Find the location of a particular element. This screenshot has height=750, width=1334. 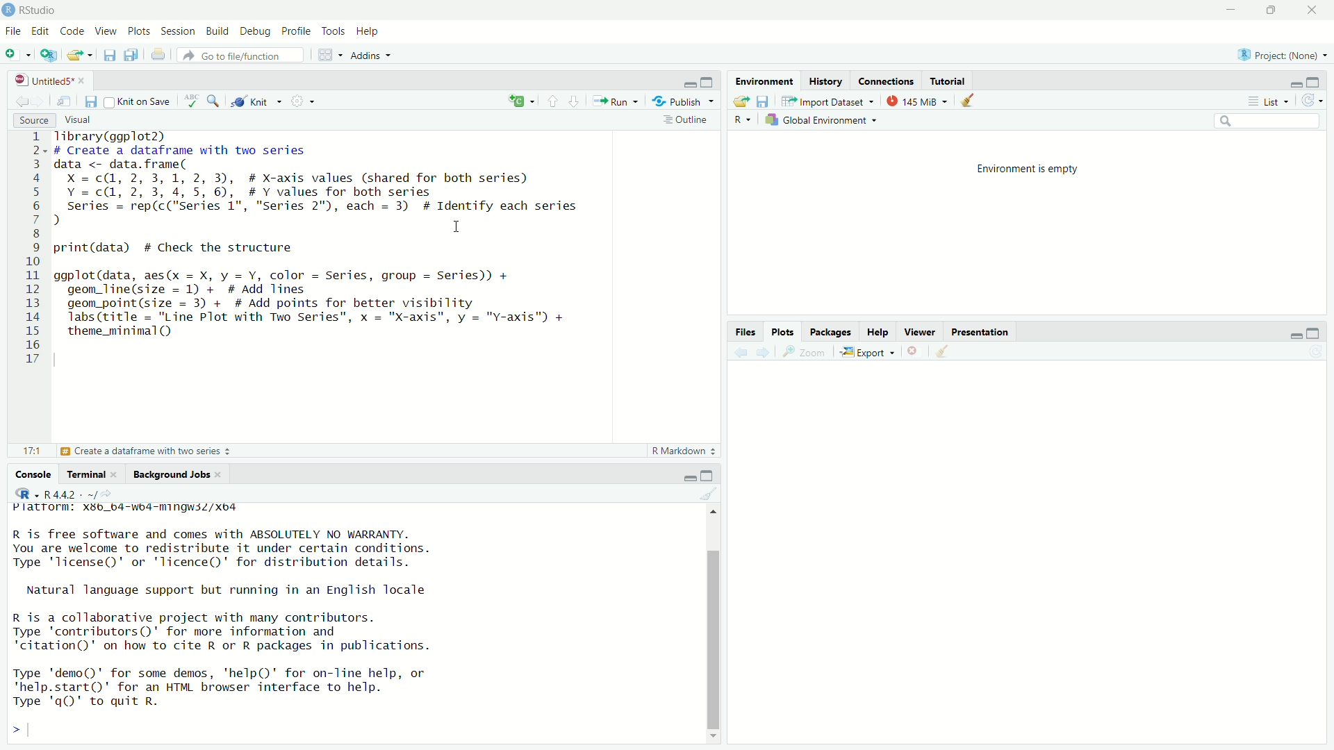

Minimize is located at coordinates (688, 83).